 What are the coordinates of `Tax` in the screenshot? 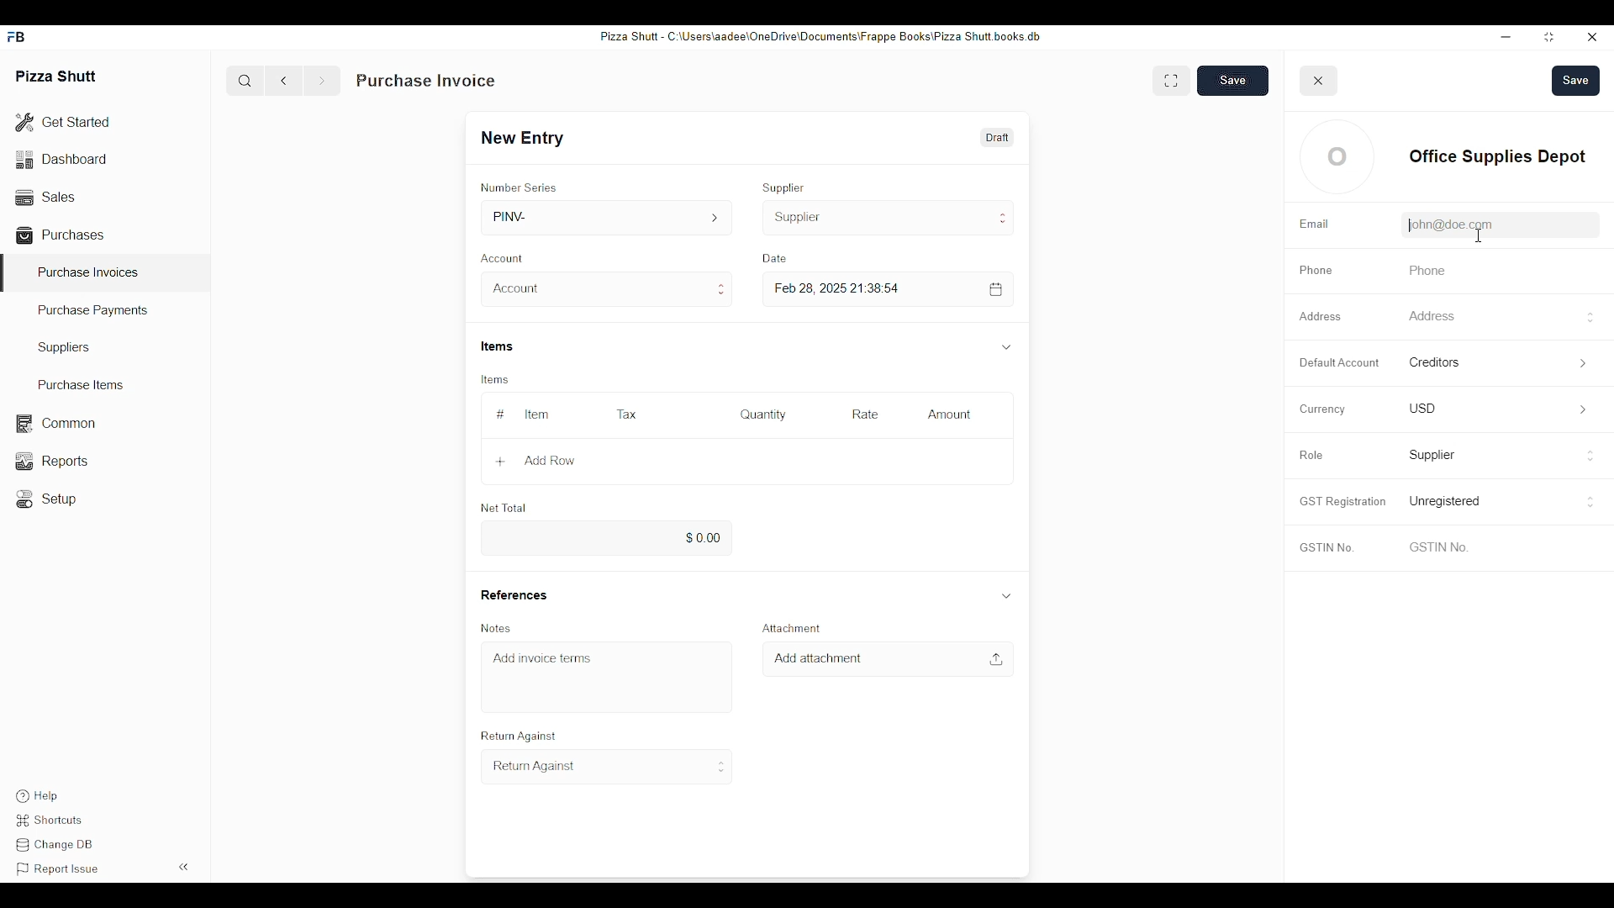 It's located at (625, 414).